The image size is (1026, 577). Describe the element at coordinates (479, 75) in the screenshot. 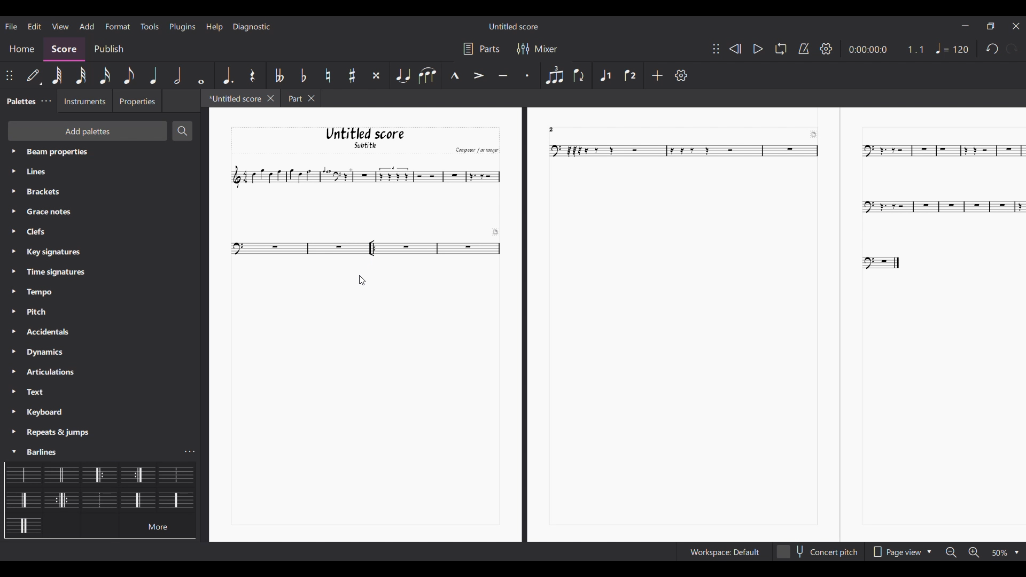

I see `Accent` at that location.